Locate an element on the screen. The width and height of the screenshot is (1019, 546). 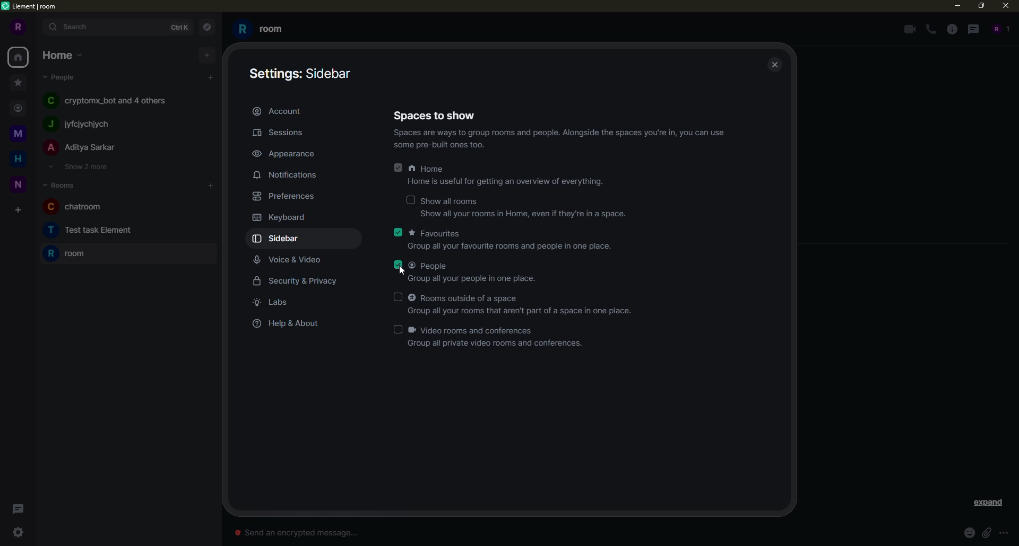
info is located at coordinates (953, 29).